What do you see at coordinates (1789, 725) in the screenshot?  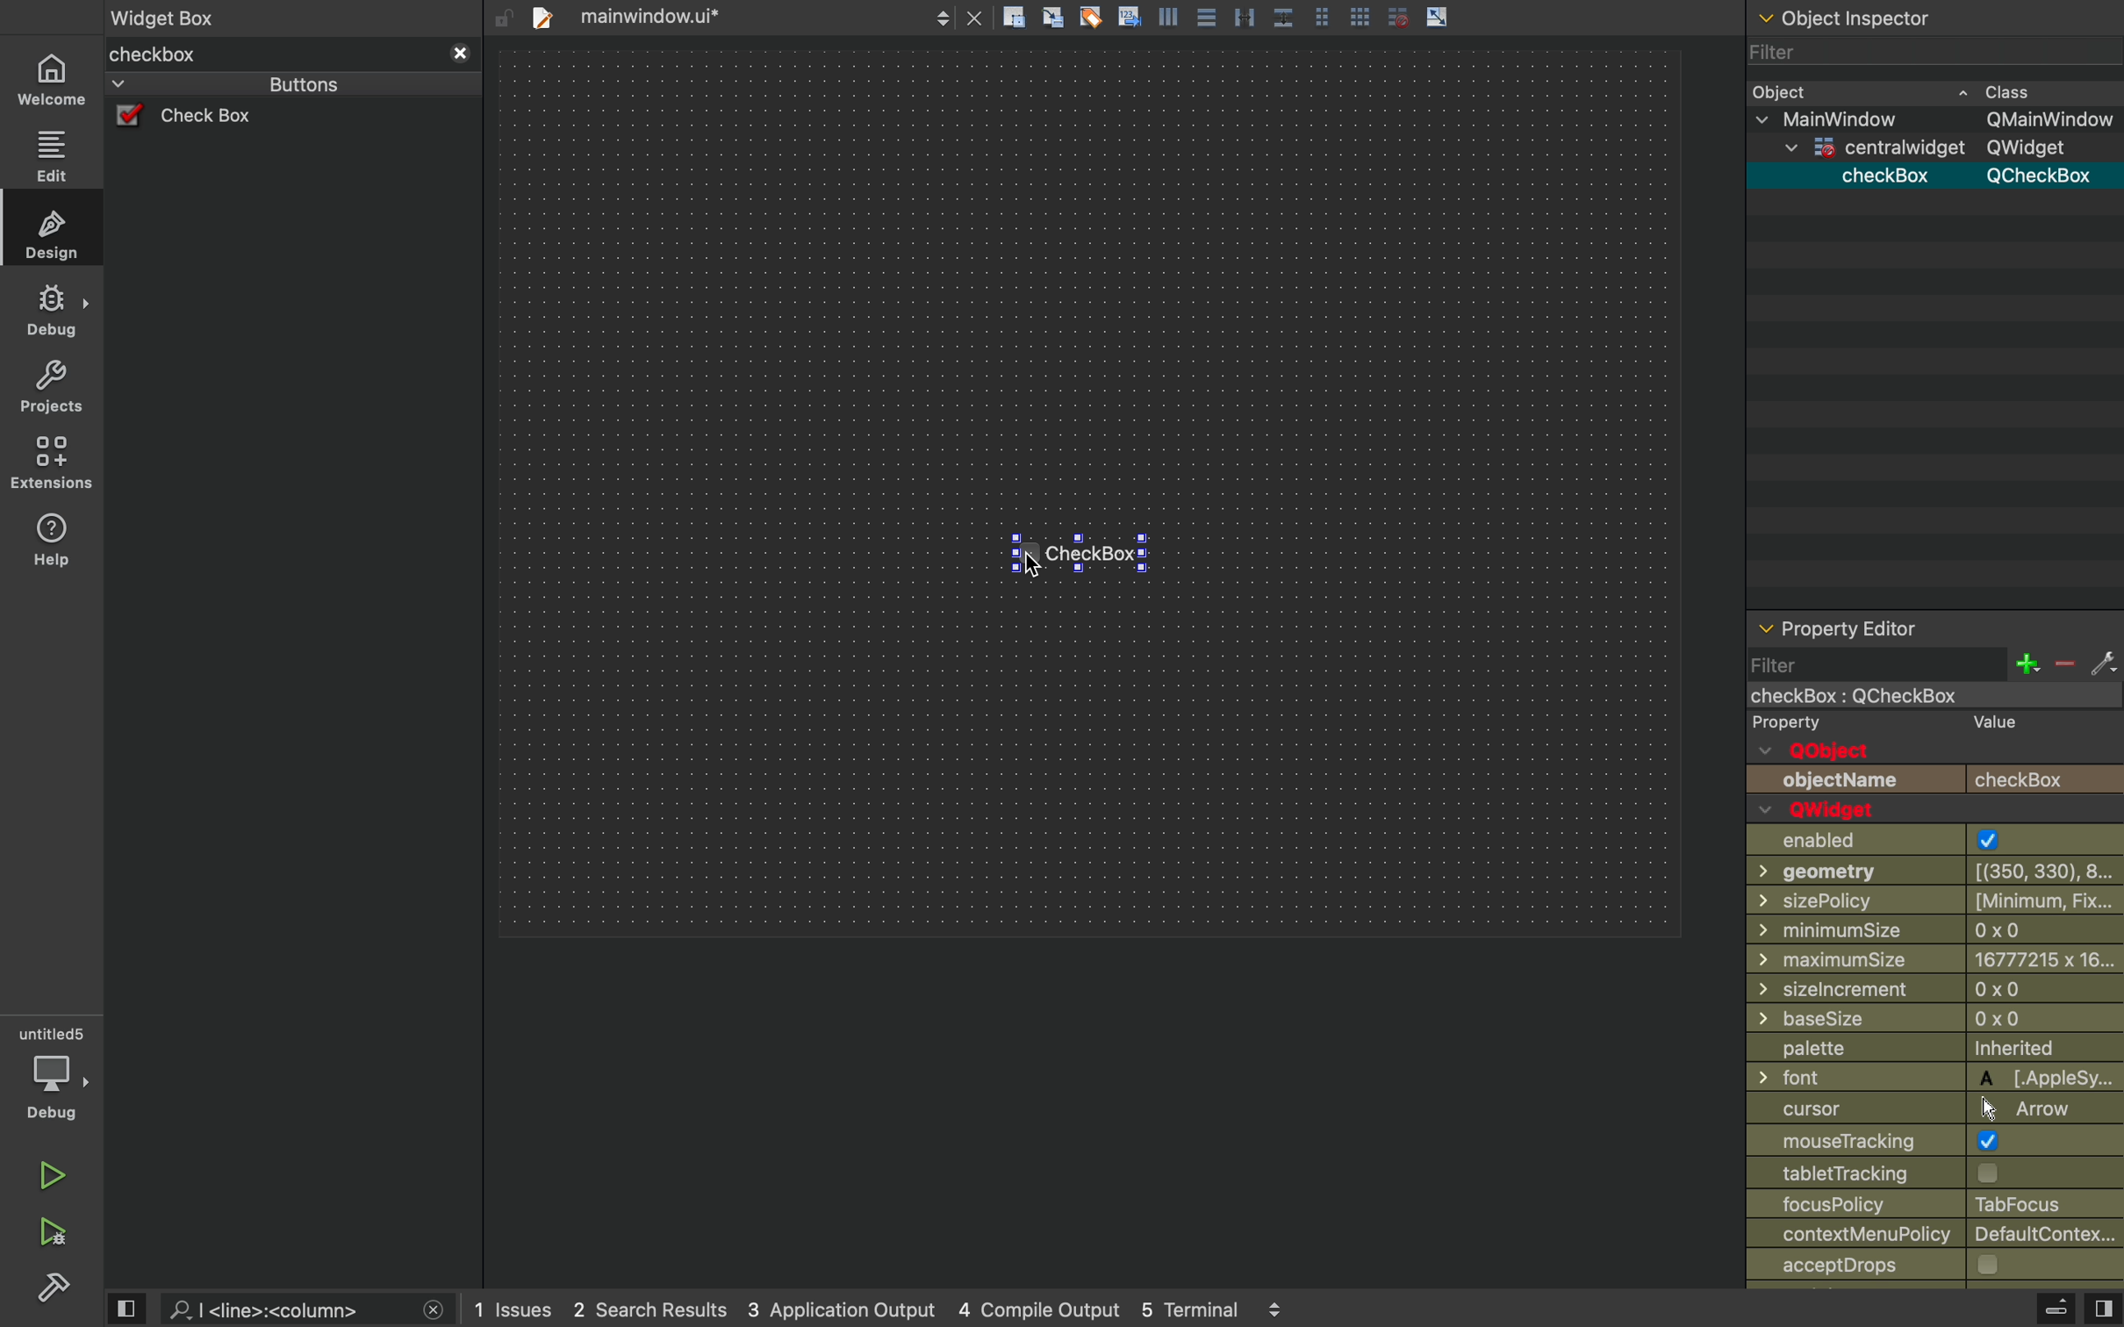 I see `property` at bounding box center [1789, 725].